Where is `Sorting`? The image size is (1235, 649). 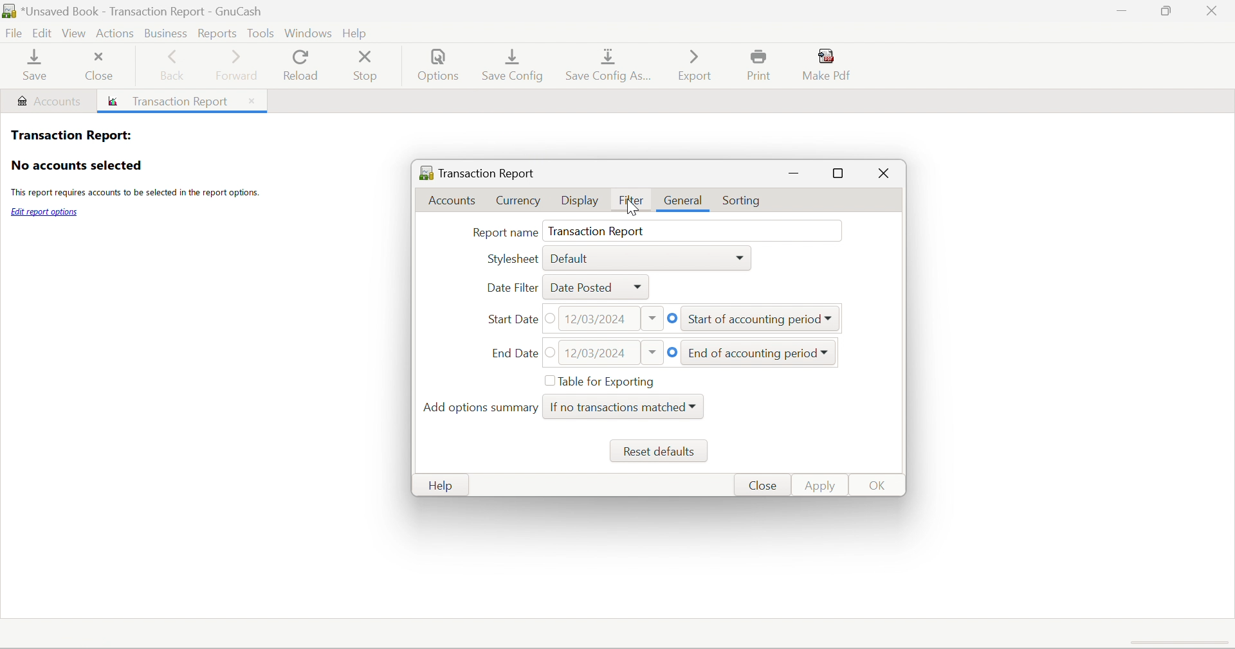
Sorting is located at coordinates (744, 202).